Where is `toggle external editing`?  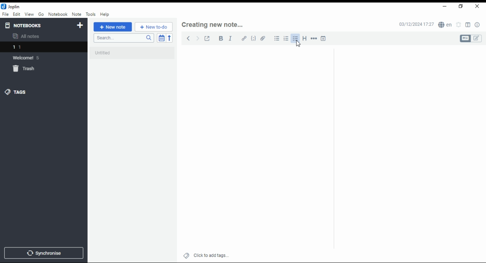 toggle external editing is located at coordinates (207, 38).